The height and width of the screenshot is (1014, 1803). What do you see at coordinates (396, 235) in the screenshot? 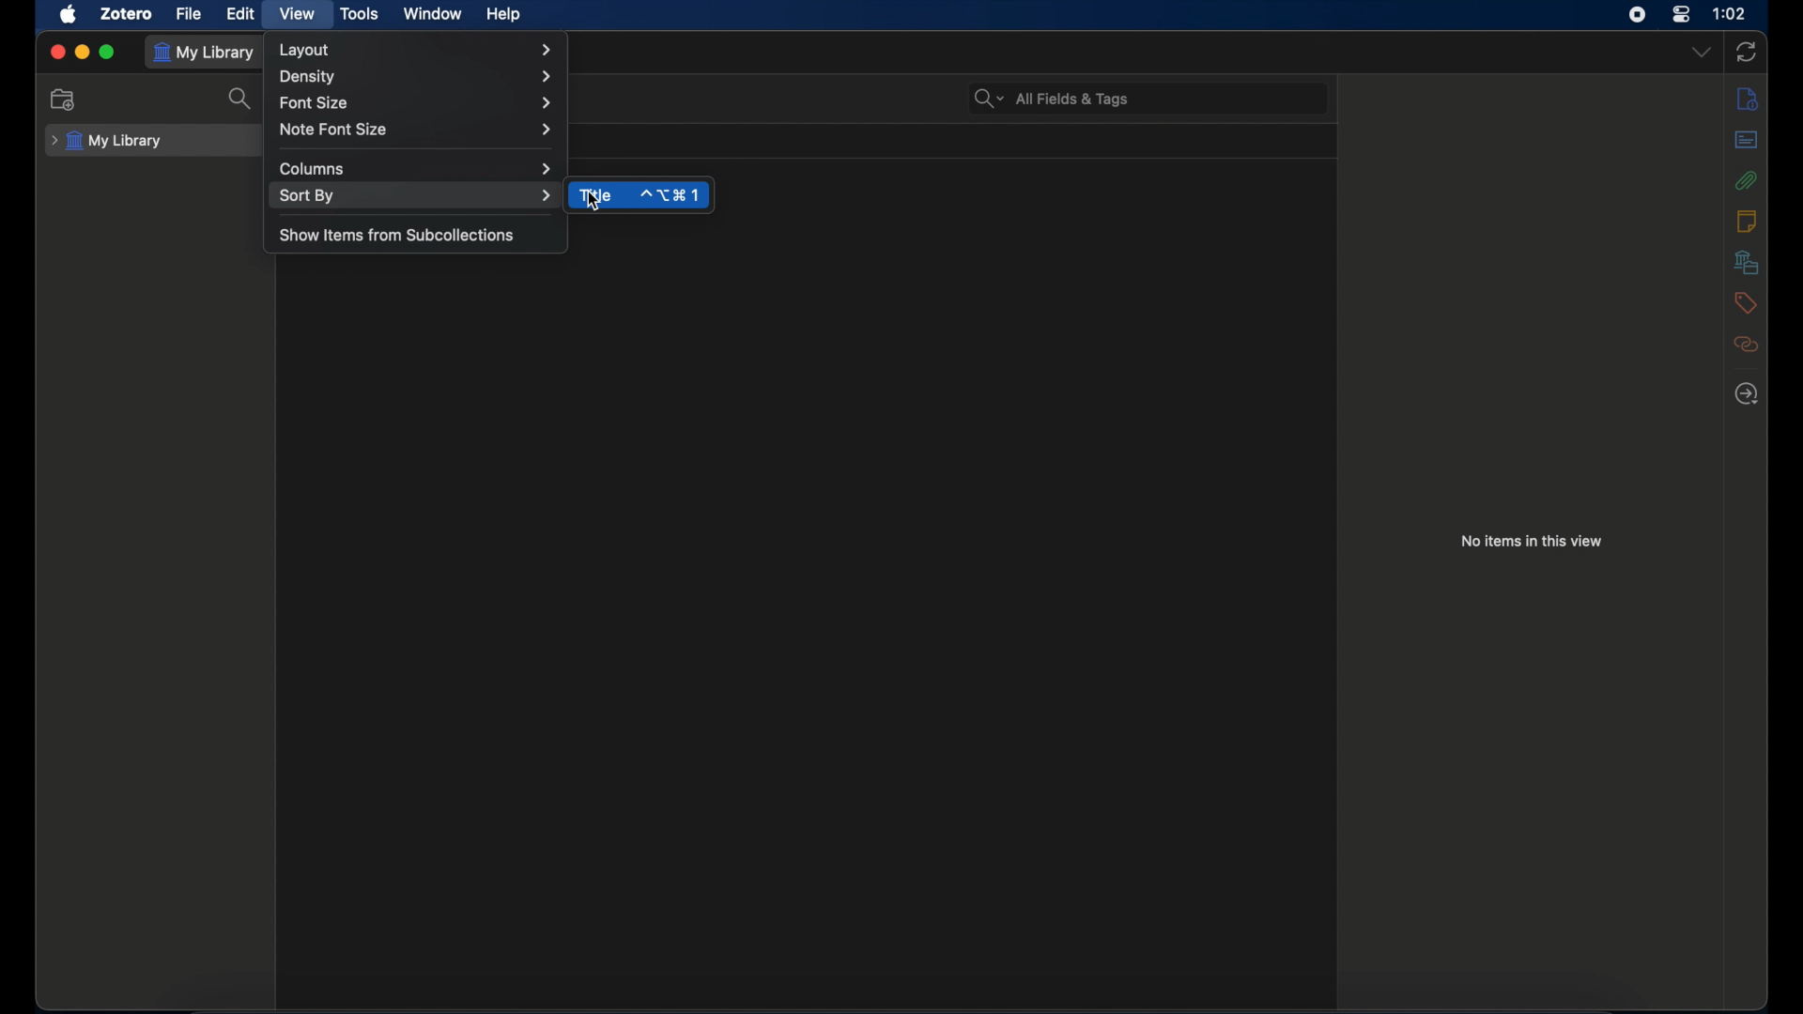
I see `show items from subcollections` at bounding box center [396, 235].